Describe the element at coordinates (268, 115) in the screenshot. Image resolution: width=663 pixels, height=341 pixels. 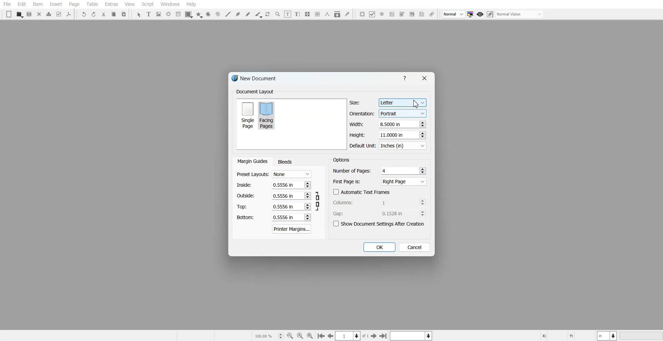
I see `Facing Pages` at that location.